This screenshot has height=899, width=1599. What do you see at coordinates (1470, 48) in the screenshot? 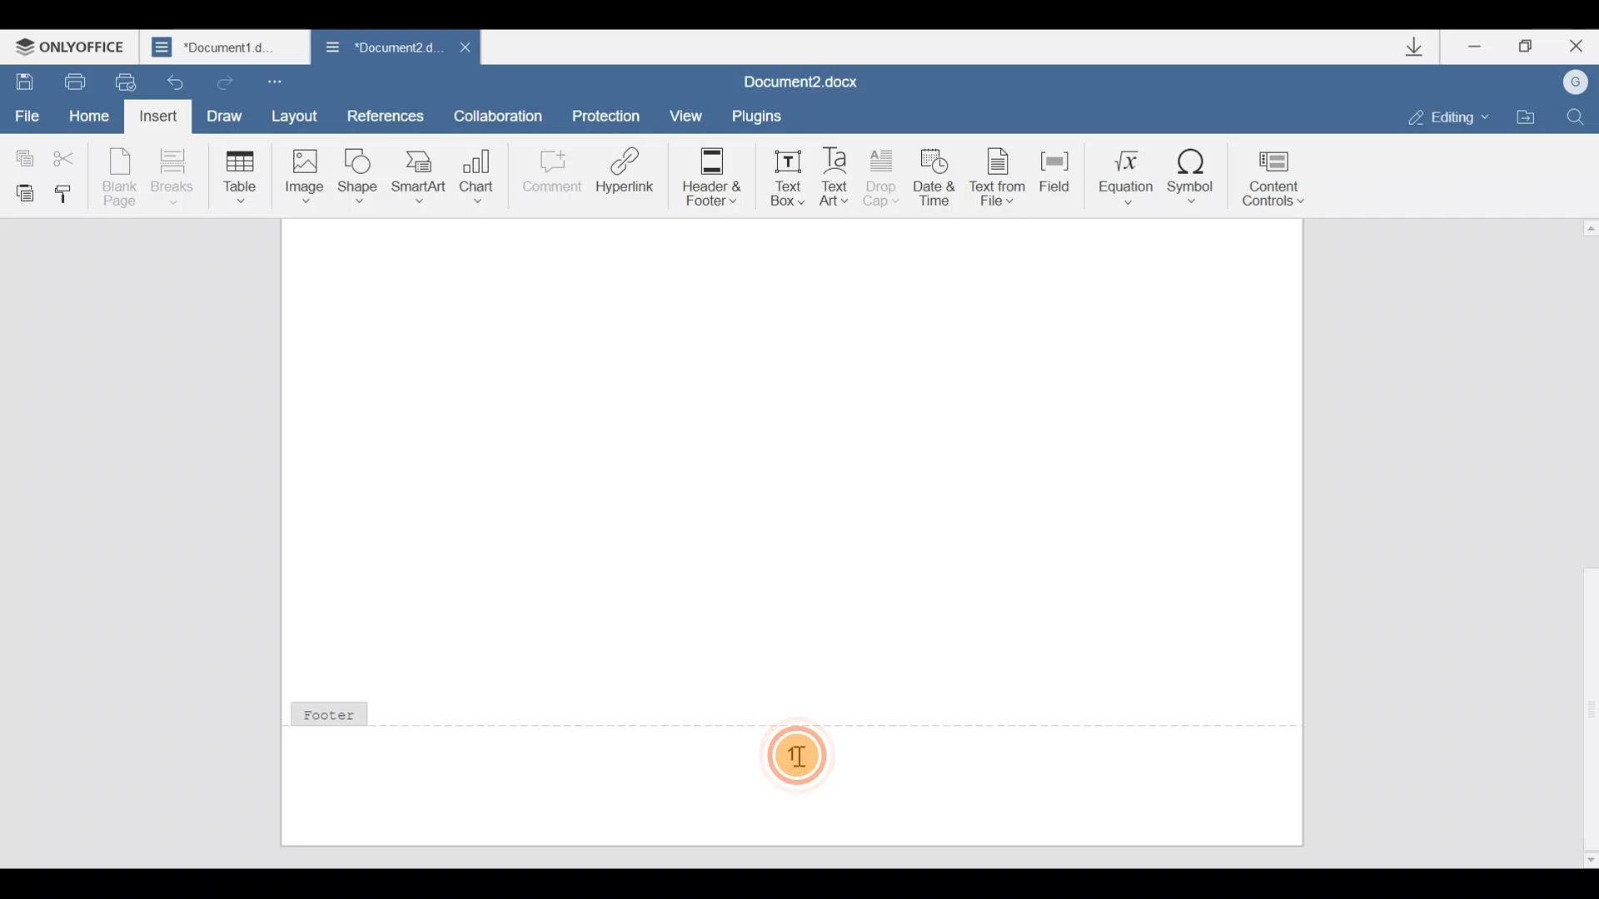
I see `Minimize` at bounding box center [1470, 48].